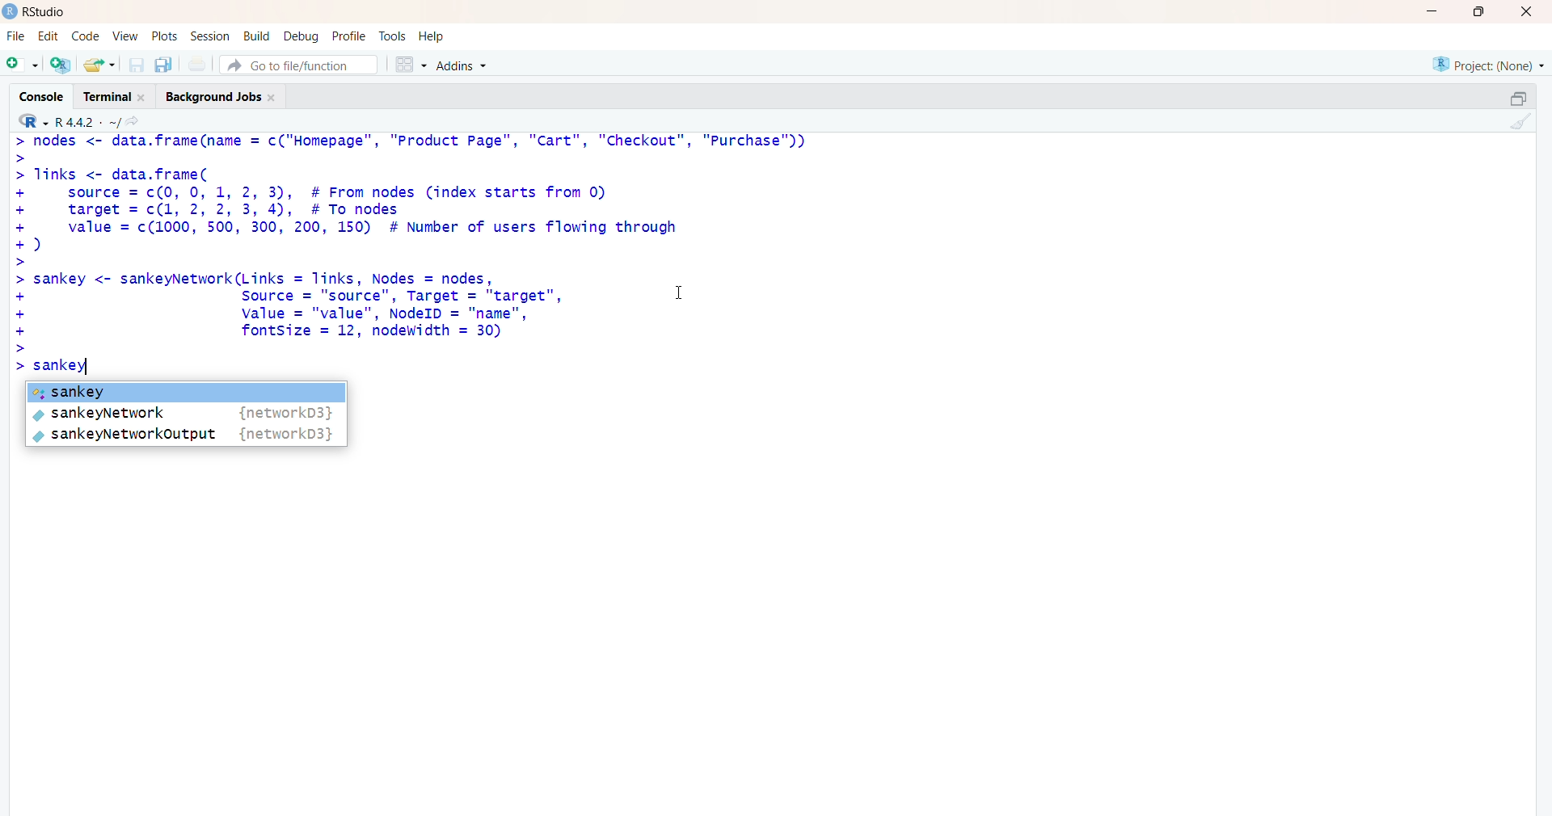 This screenshot has height=816, width=1552. Describe the element at coordinates (61, 66) in the screenshot. I see `add file` at that location.